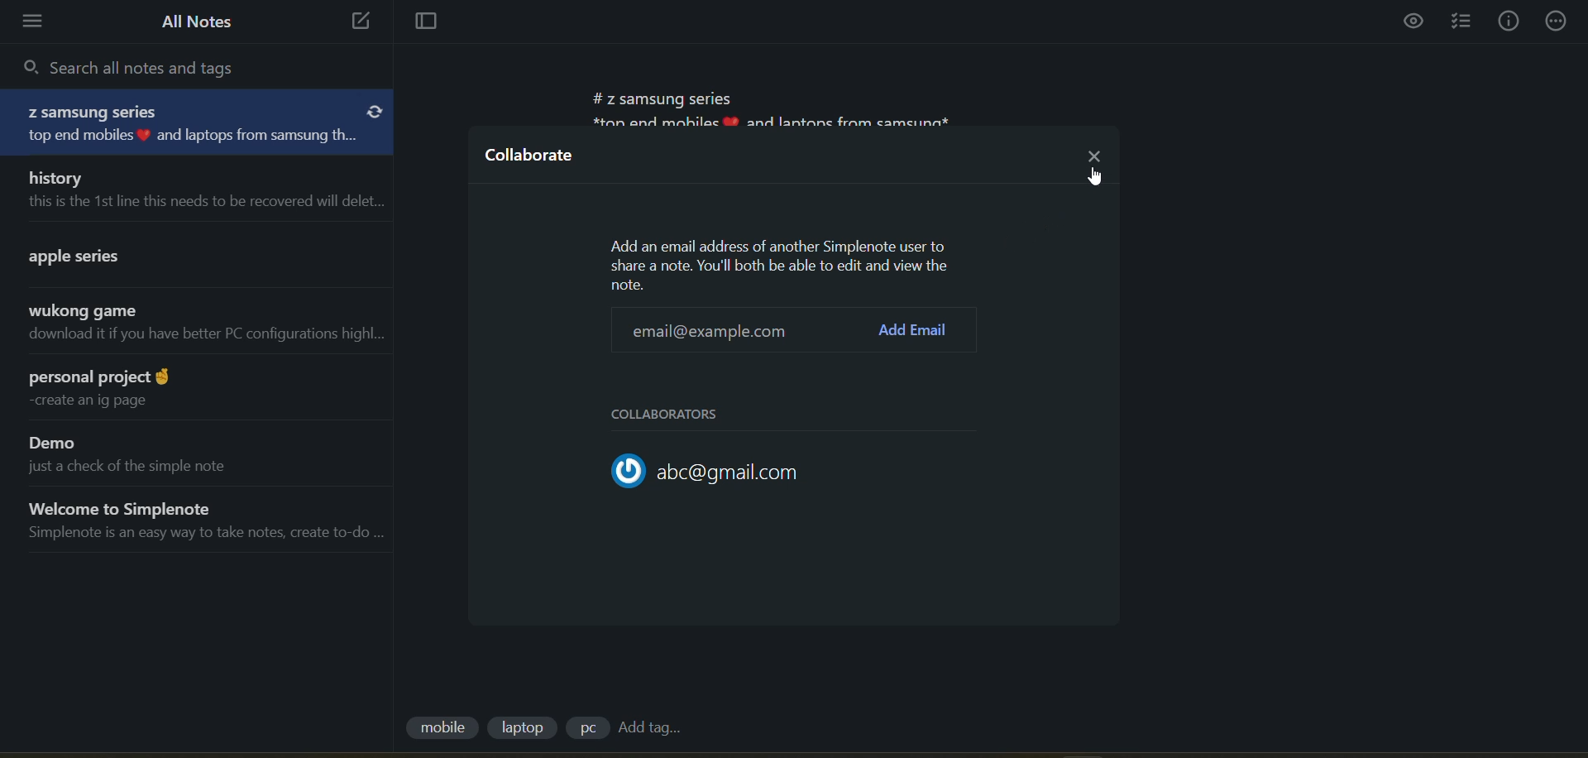 This screenshot has height=758, width=1588. Describe the element at coordinates (419, 23) in the screenshot. I see `toggle focus mode` at that location.